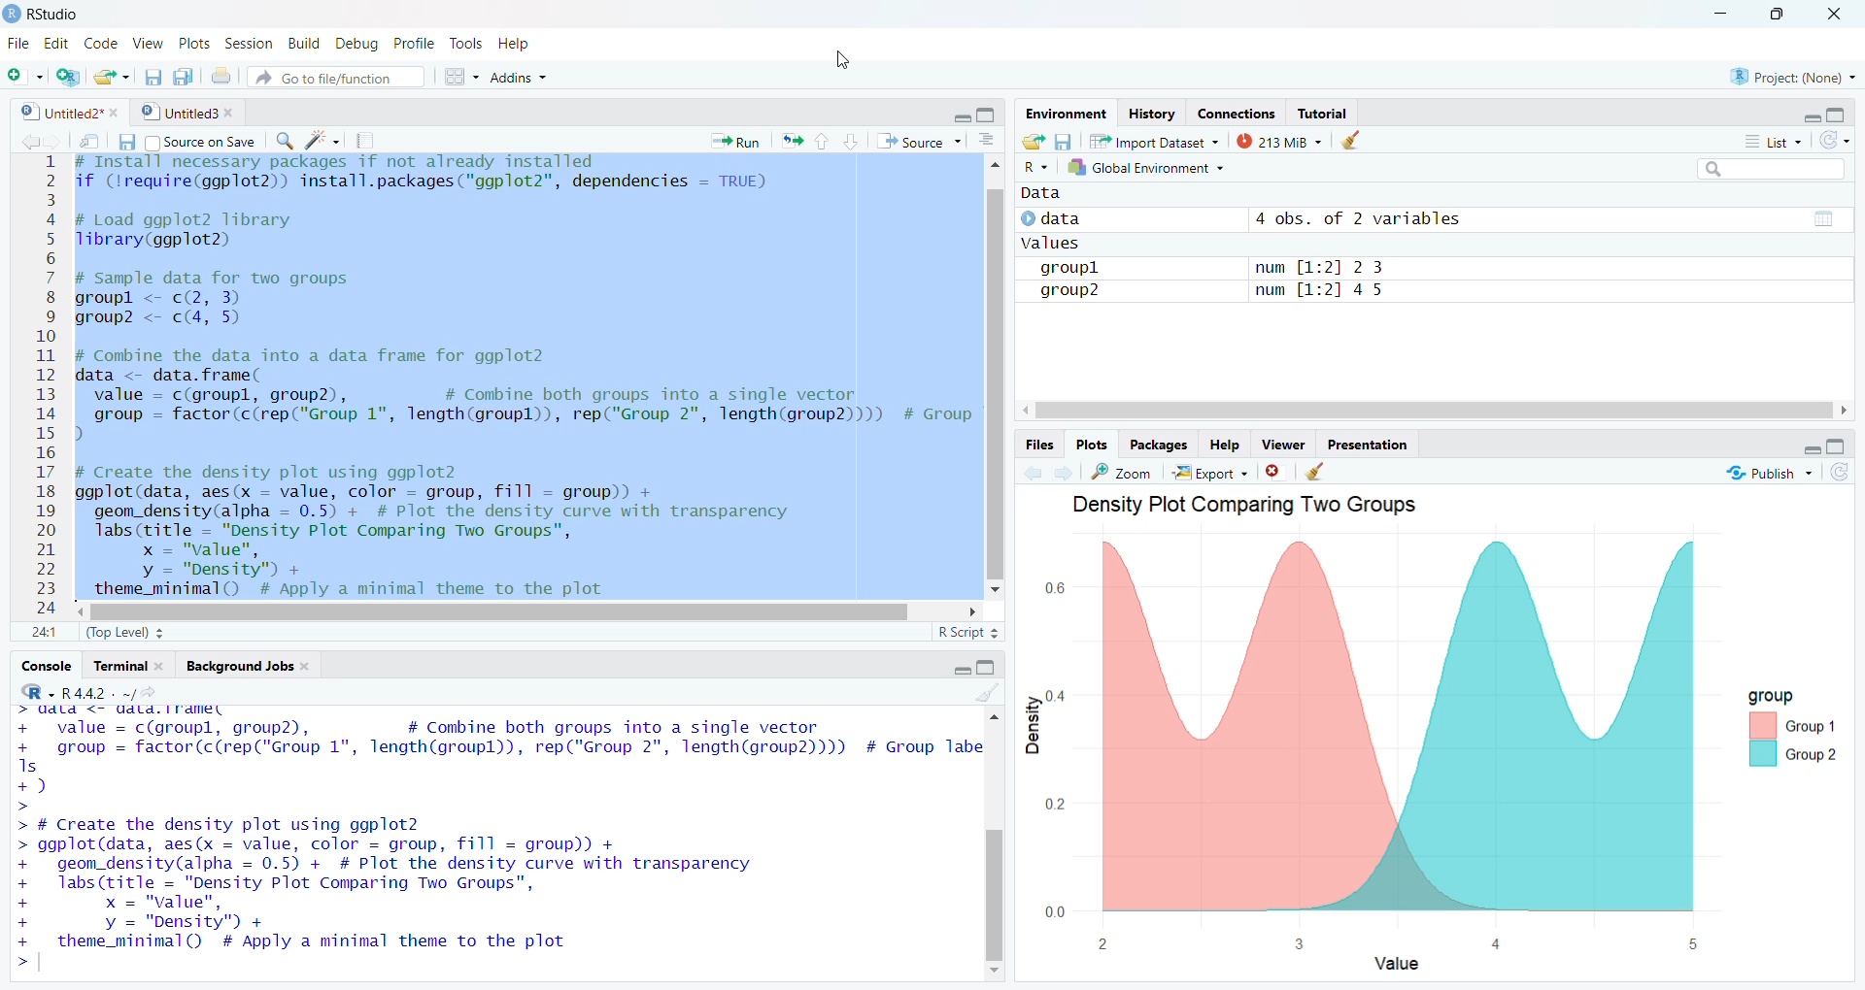 This screenshot has height=990, width=1865. I want to click on 1 1, so click(41, 632).